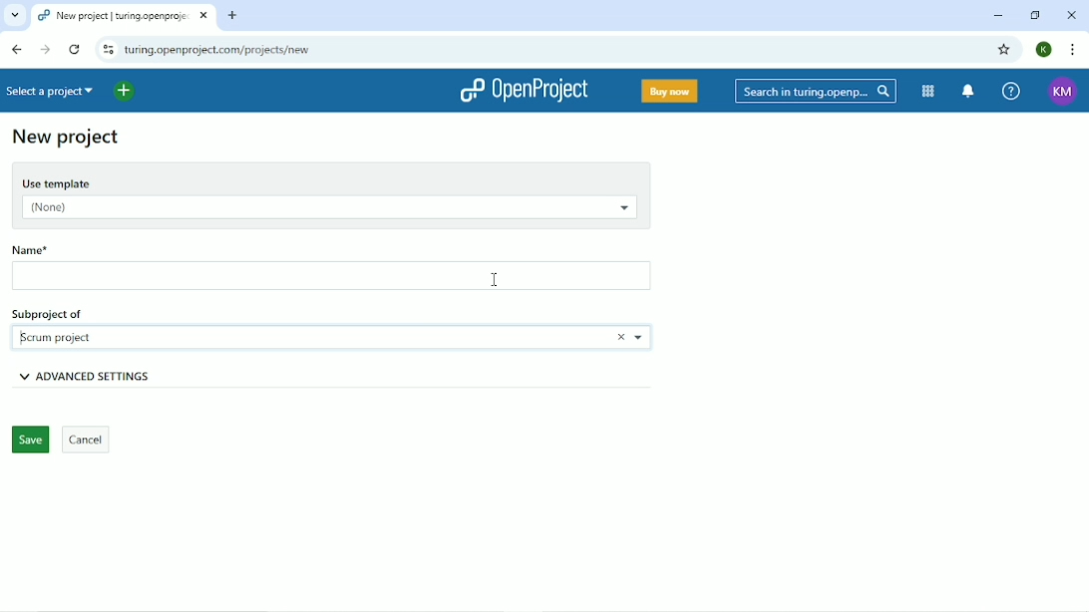 The image size is (1089, 612). I want to click on Subproject of, so click(77, 312).